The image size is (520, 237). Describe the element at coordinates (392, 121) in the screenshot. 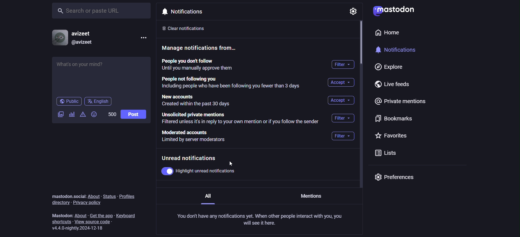

I see `bookmarks` at that location.